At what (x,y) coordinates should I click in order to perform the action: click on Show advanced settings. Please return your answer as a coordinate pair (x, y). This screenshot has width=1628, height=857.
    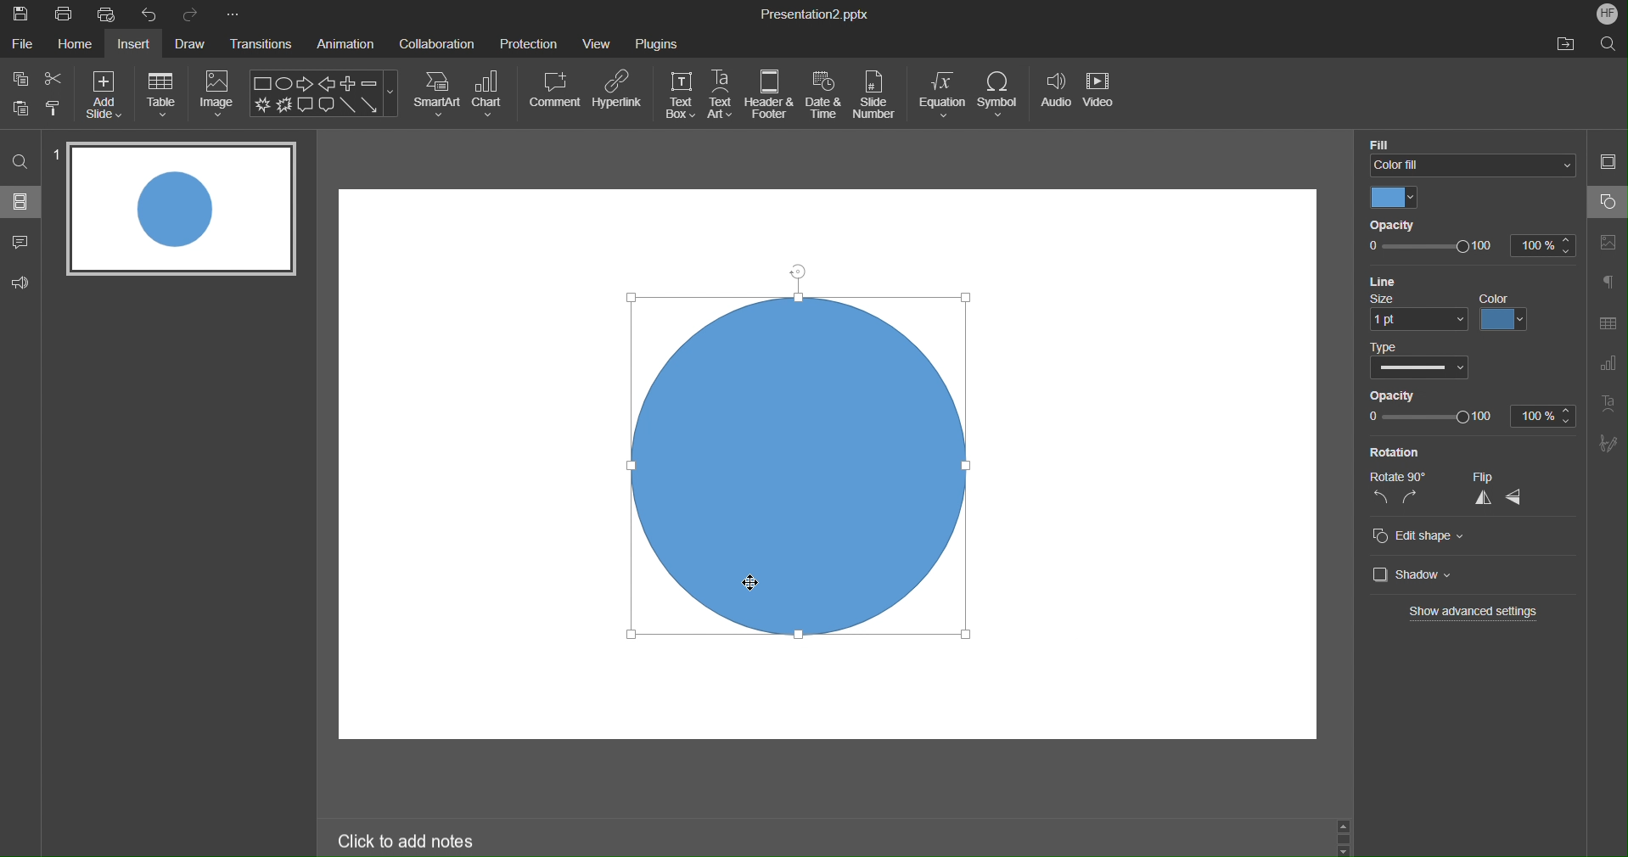
    Looking at the image, I should click on (1476, 613).